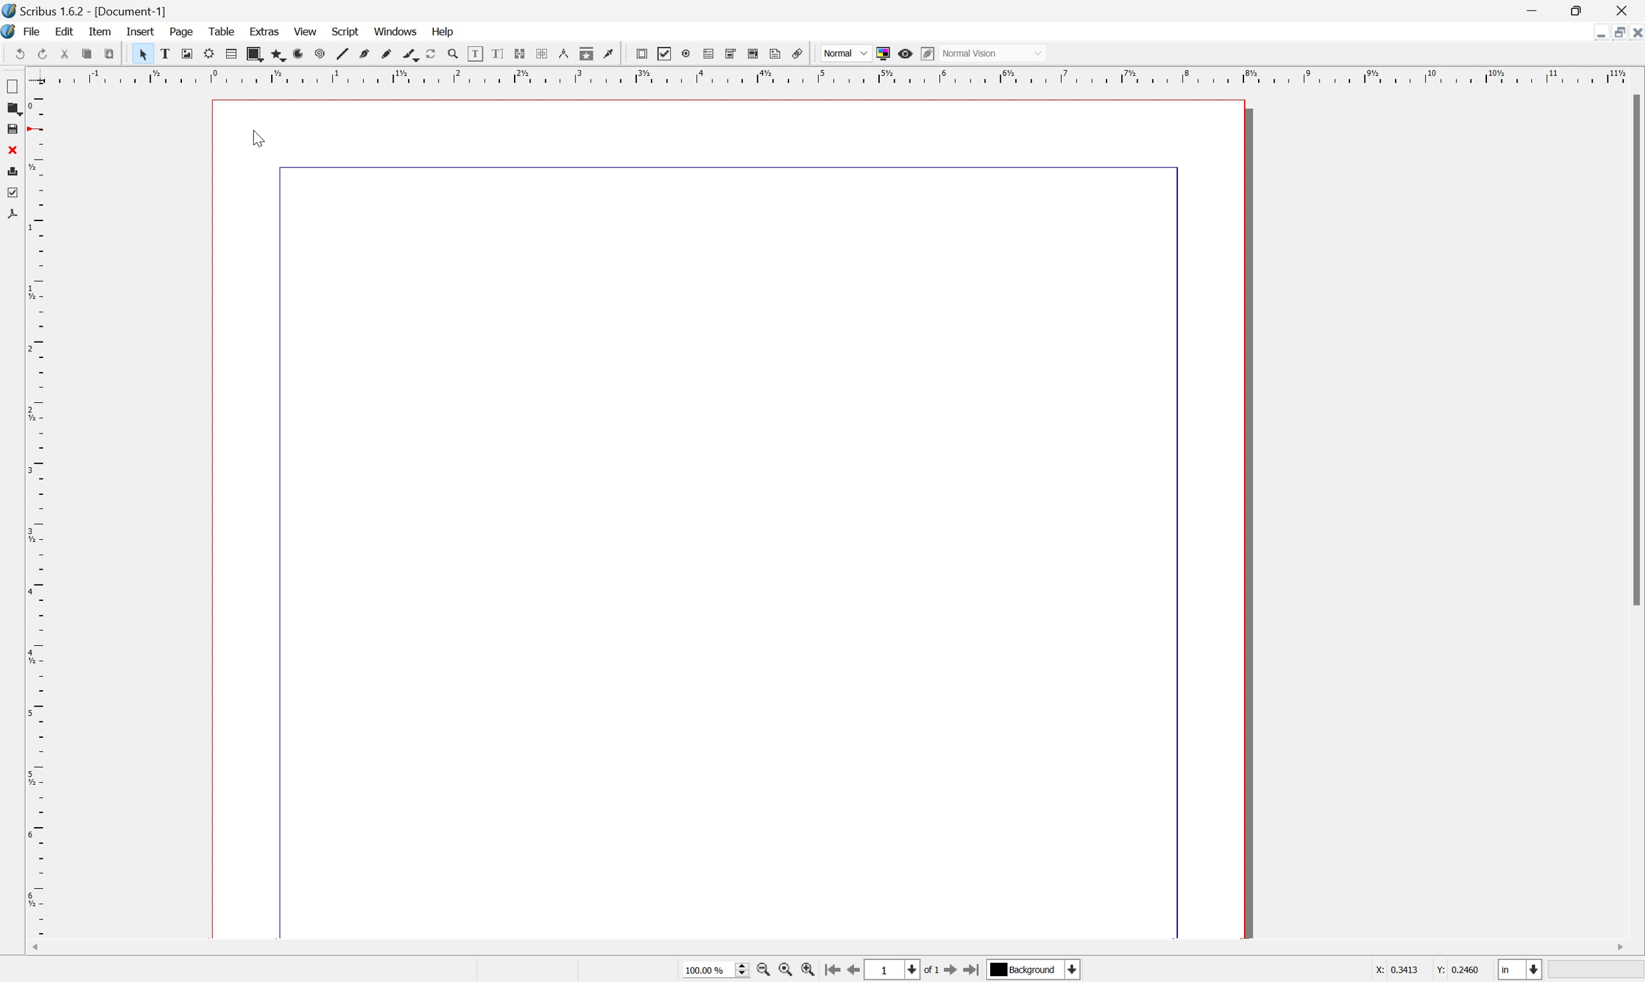 This screenshot has width=1645, height=982. What do you see at coordinates (1601, 33) in the screenshot?
I see `minimize` at bounding box center [1601, 33].